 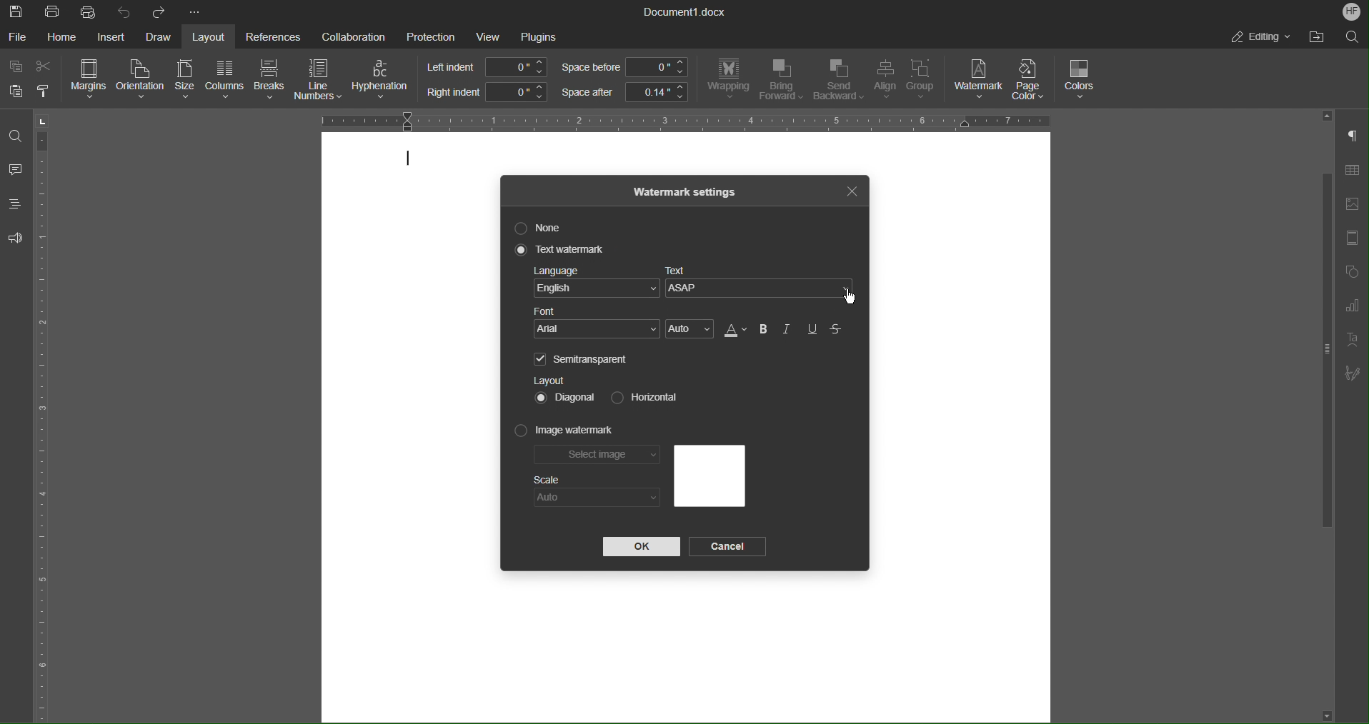 I want to click on Plugins, so click(x=539, y=37).